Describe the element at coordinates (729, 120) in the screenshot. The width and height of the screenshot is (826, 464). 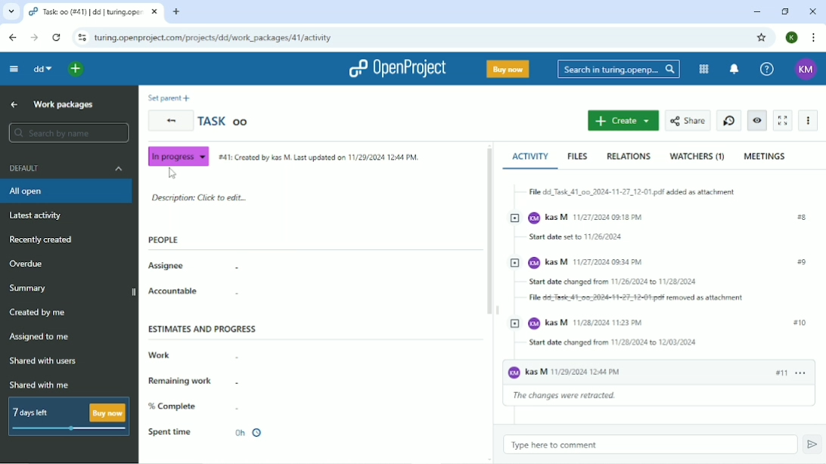
I see `Start new timer` at that location.